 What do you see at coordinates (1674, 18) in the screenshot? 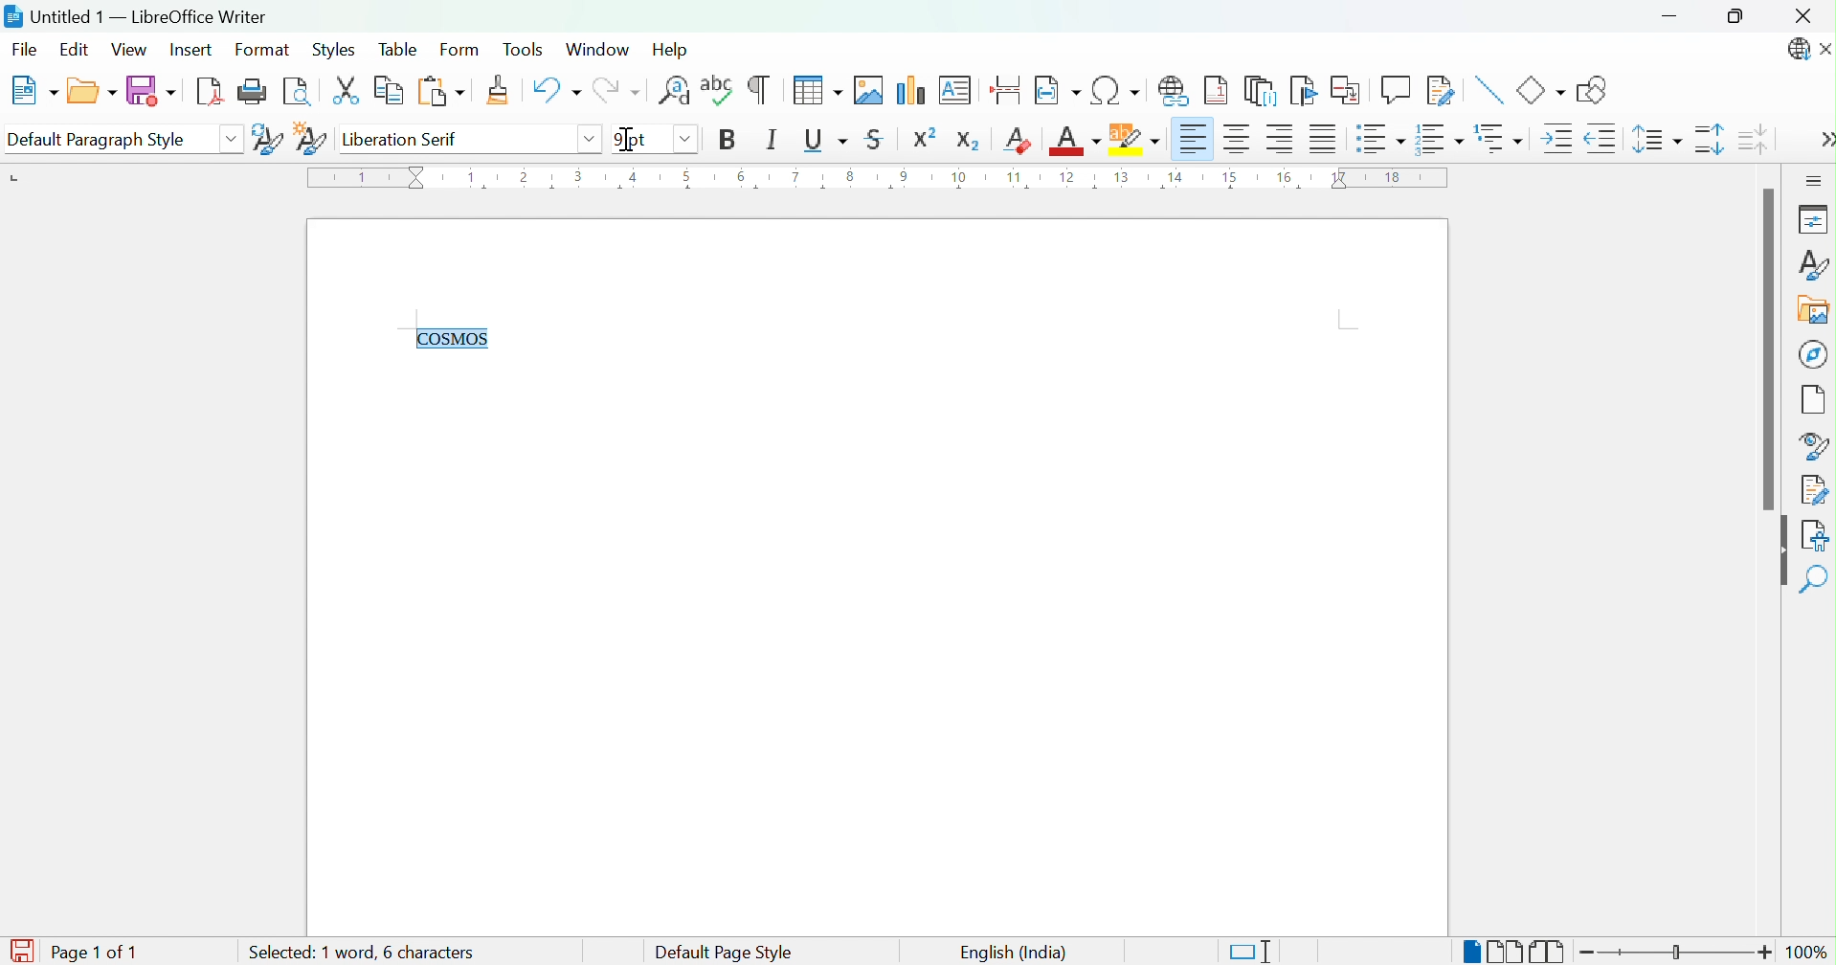
I see `Minimize` at bounding box center [1674, 18].